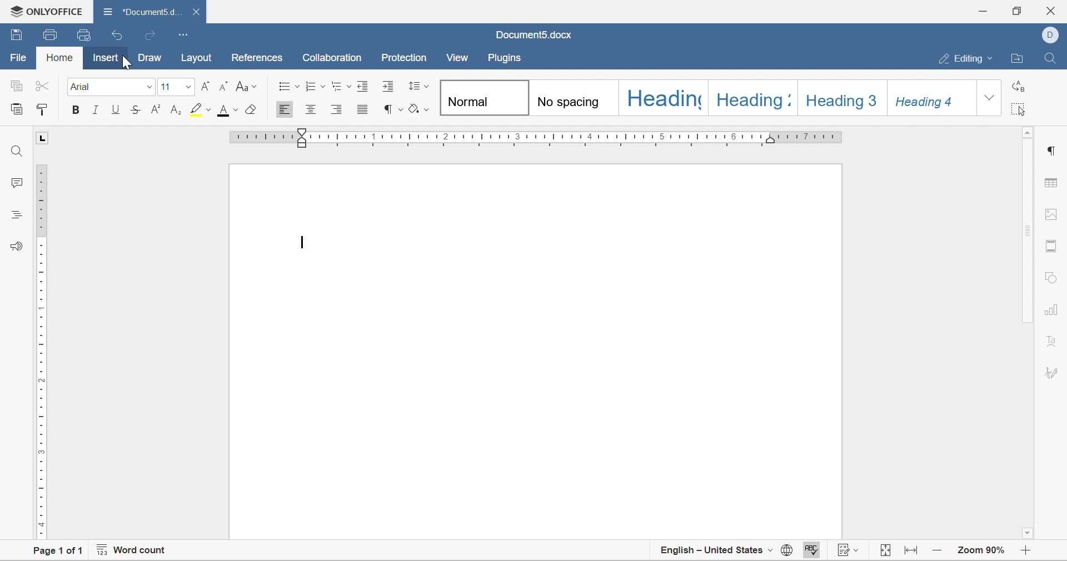 This screenshot has height=561, width=1067. I want to click on save, so click(17, 35).